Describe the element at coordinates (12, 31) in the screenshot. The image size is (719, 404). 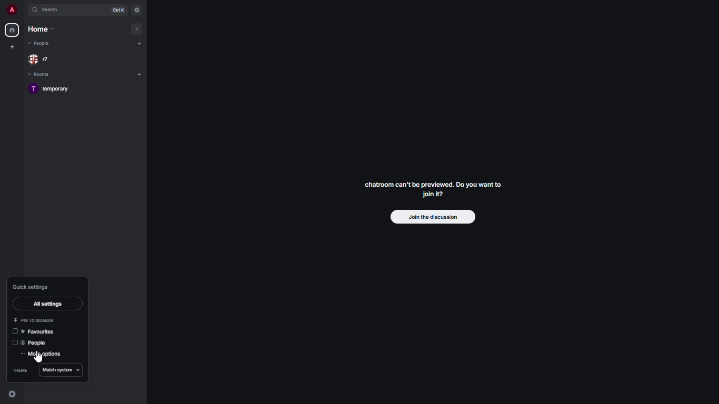
I see `home` at that location.